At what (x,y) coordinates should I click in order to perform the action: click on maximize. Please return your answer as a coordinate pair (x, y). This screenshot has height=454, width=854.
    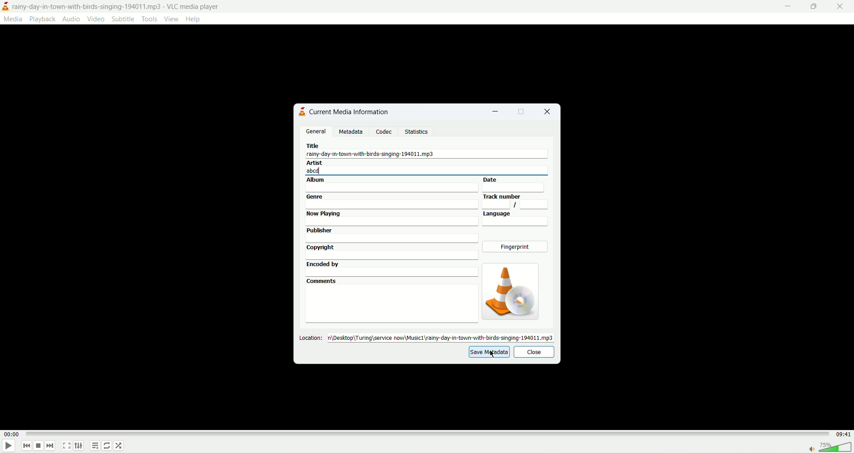
    Looking at the image, I should click on (522, 112).